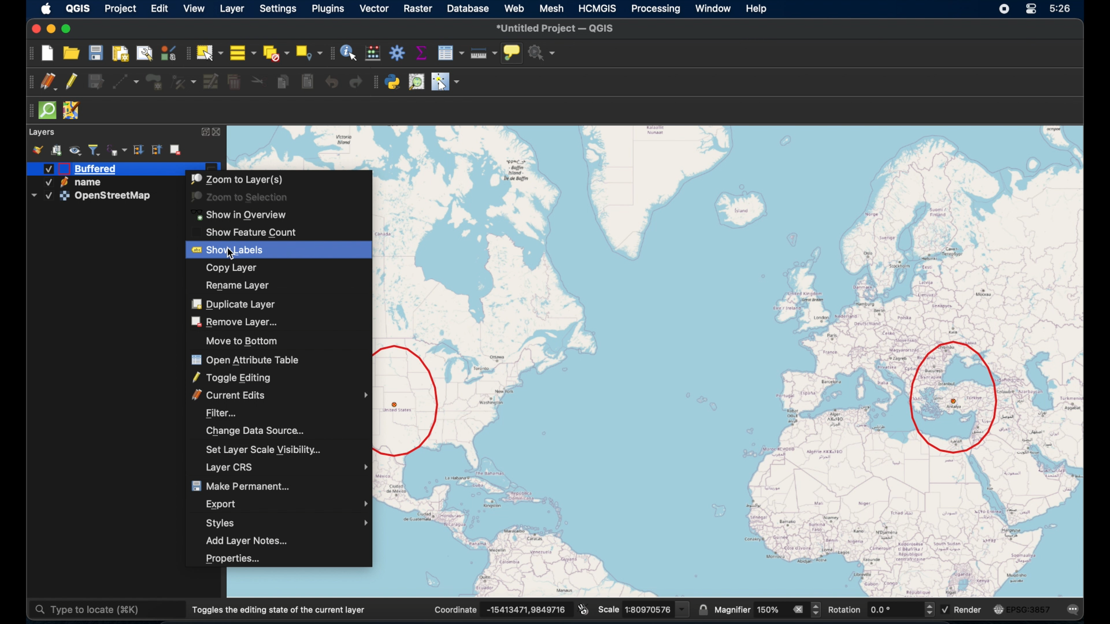  What do you see at coordinates (446, 82) in the screenshot?
I see `switches mouse to a configurable pointer` at bounding box center [446, 82].